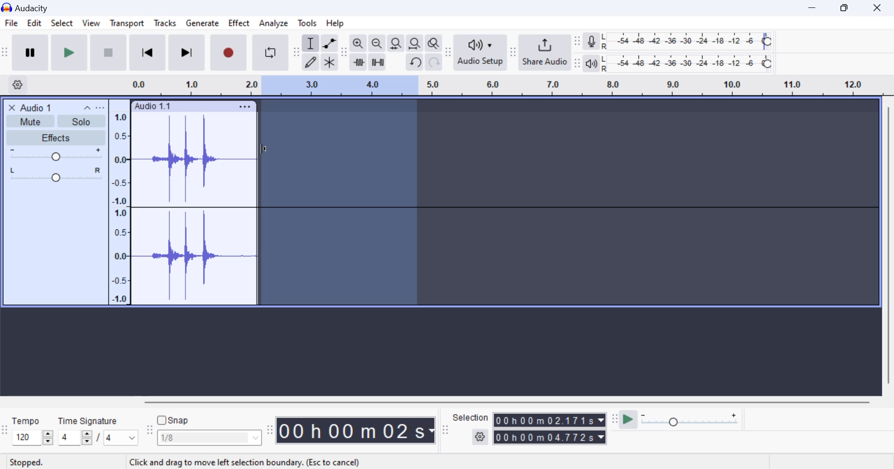  I want to click on Selection, so click(471, 417).